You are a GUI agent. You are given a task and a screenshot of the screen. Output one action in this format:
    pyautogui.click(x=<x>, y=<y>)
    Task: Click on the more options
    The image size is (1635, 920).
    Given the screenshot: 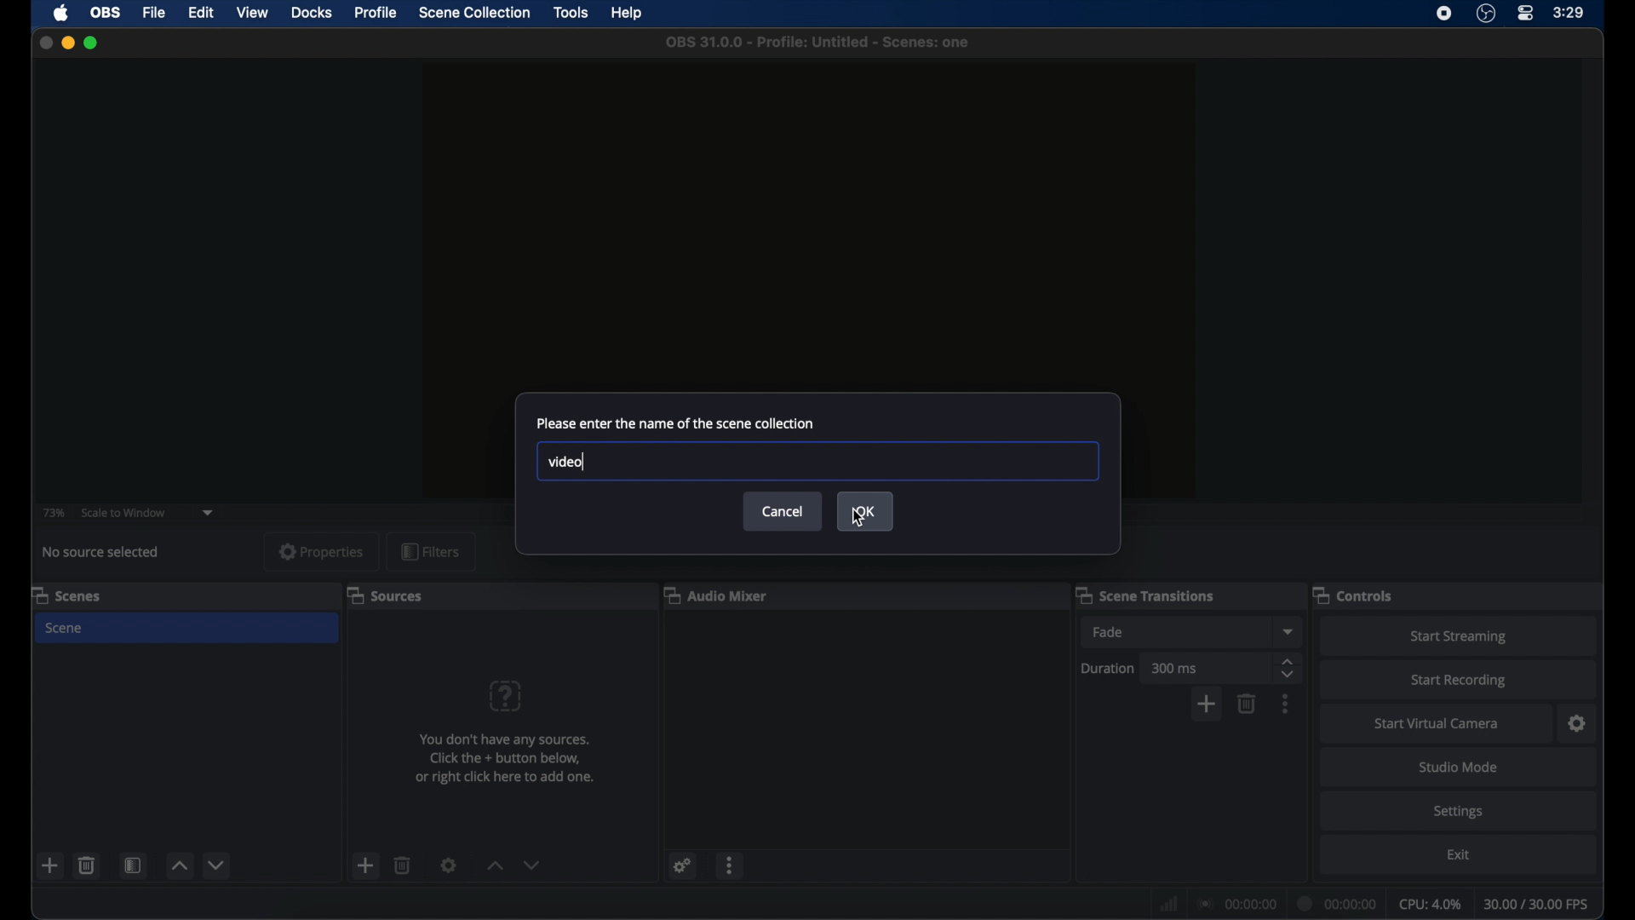 What is the action you would take?
    pyautogui.click(x=731, y=865)
    